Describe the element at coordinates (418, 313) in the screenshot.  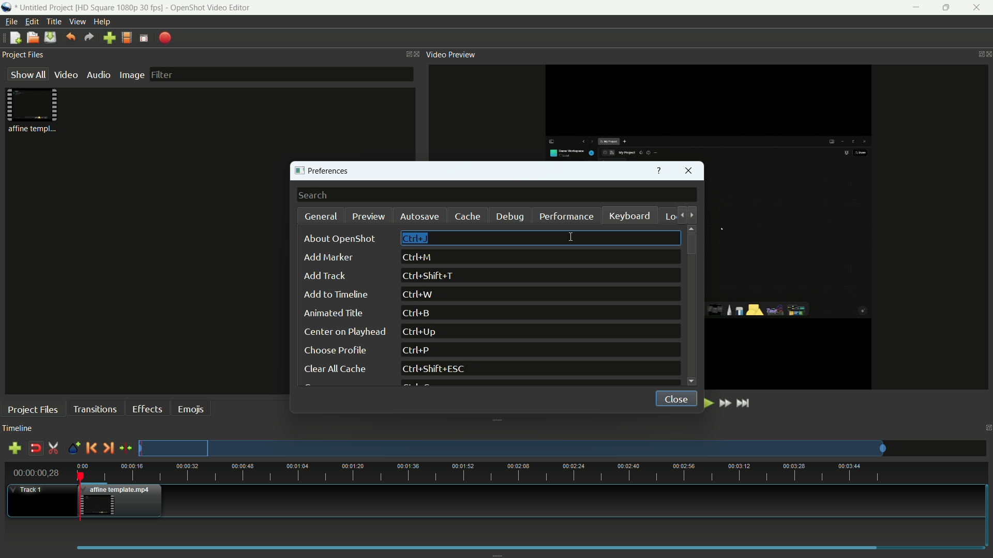
I see `keyboard shortcut` at that location.